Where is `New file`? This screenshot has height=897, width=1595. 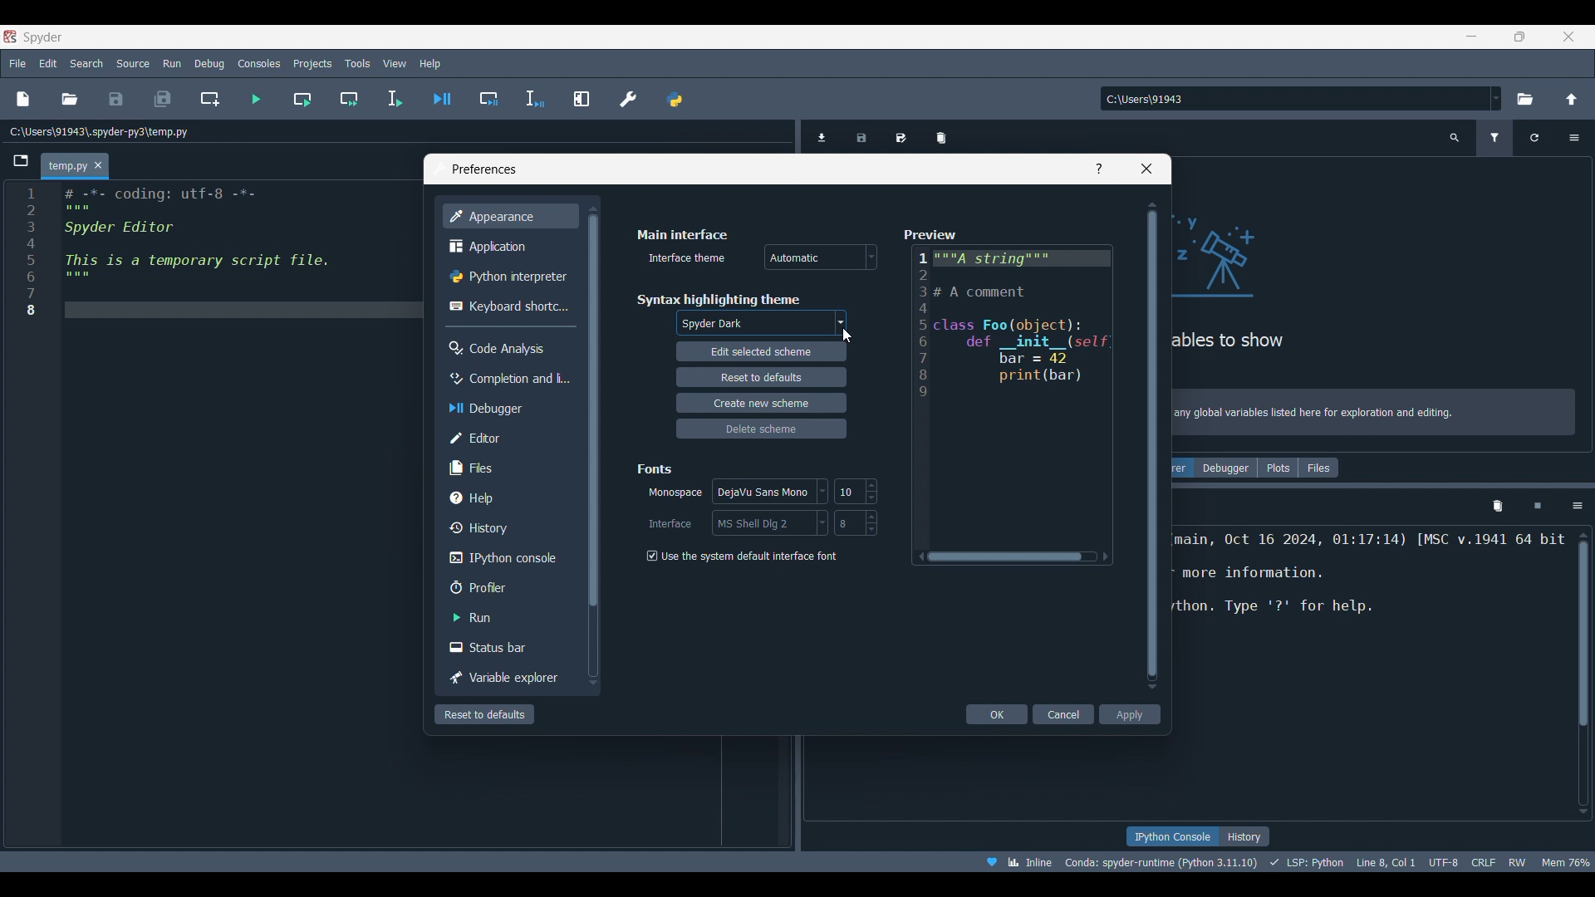 New file is located at coordinates (23, 99).